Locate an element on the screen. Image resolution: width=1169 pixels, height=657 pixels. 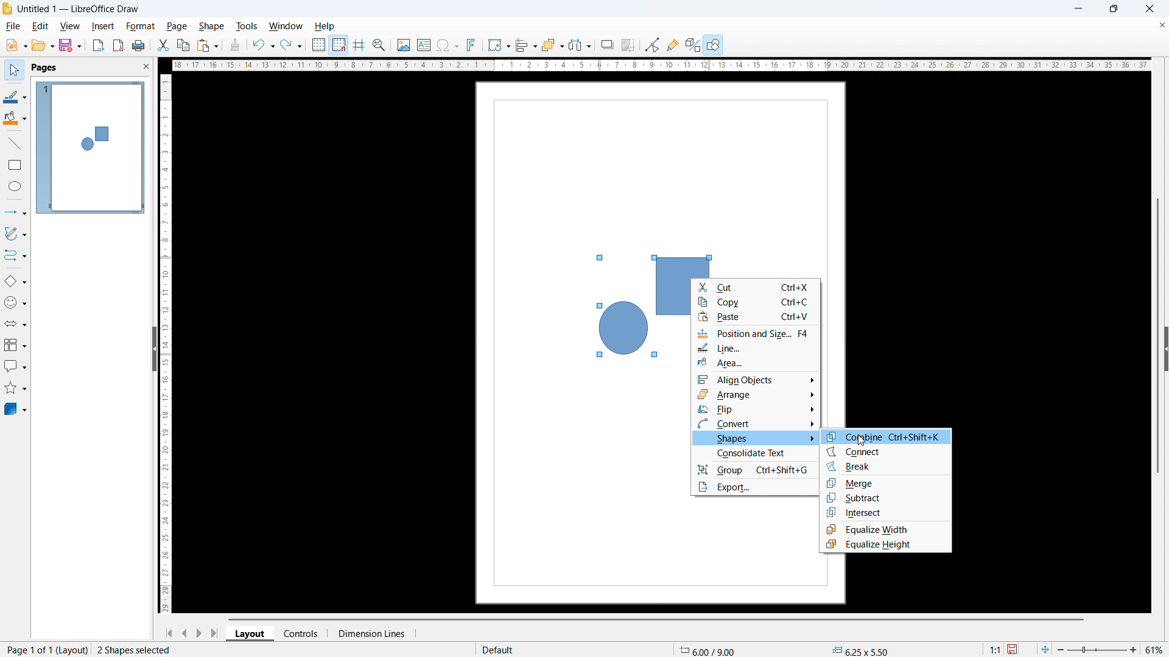
lines & arrows is located at coordinates (18, 212).